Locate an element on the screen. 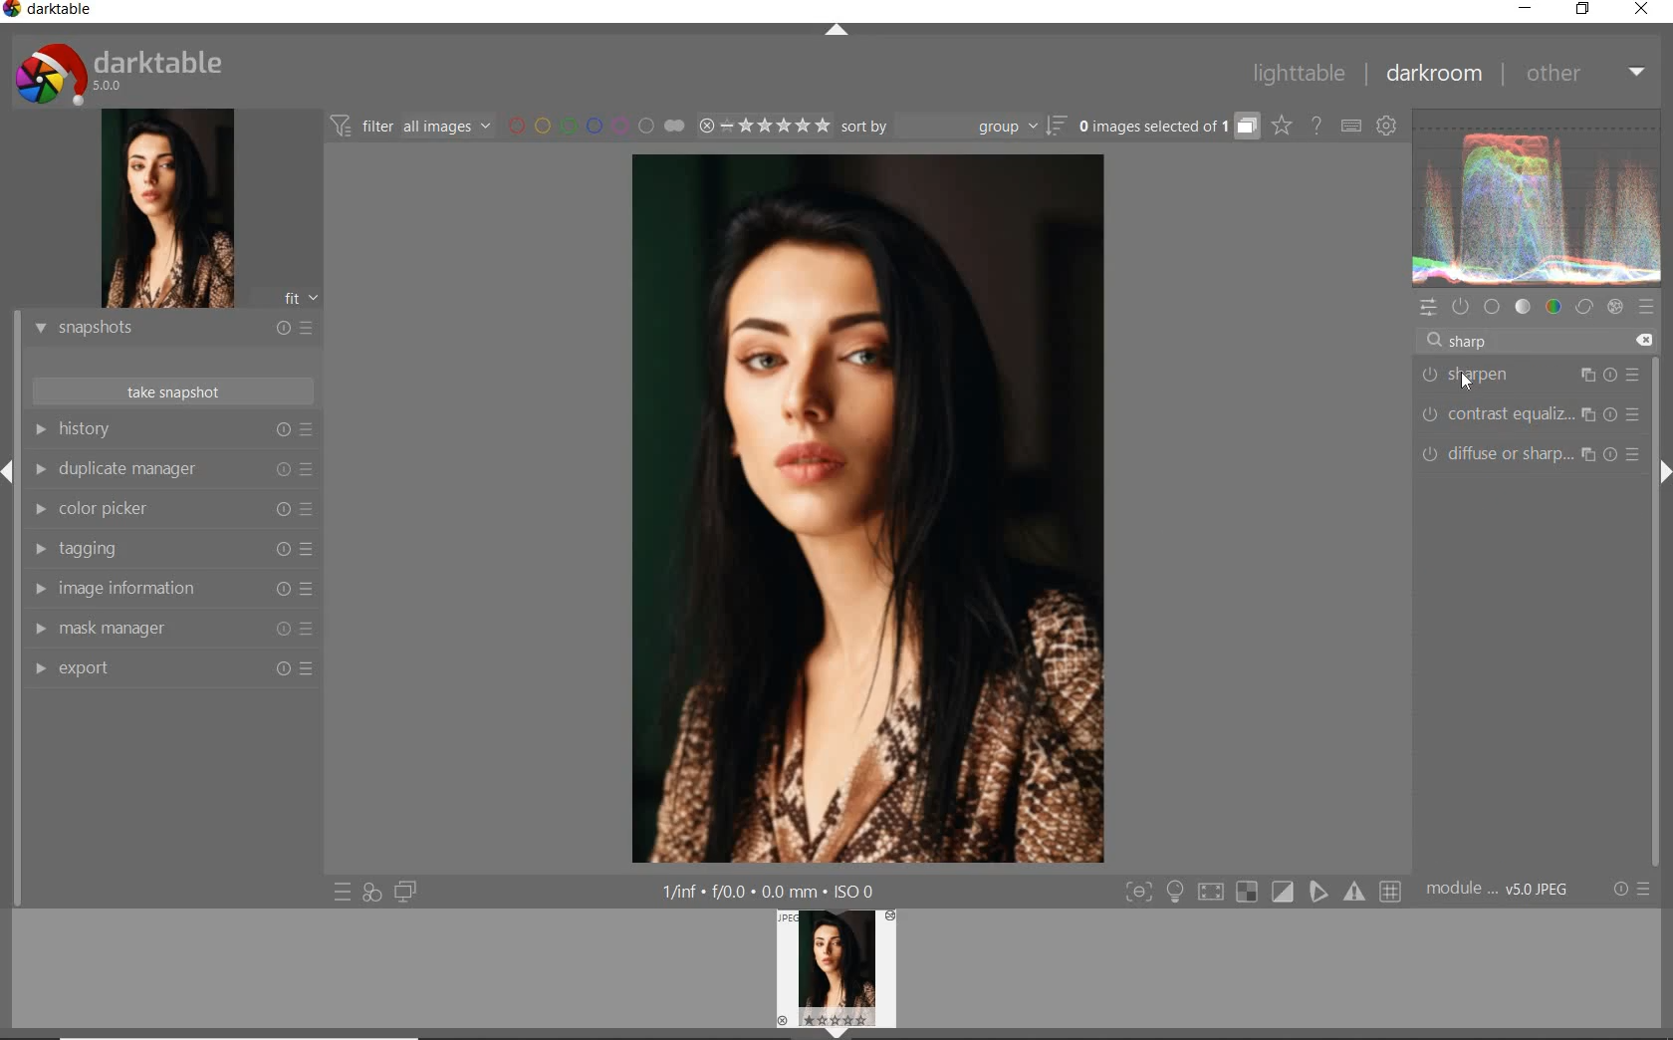 This screenshot has width=1673, height=1040. range ratings for selected images is located at coordinates (746, 128).